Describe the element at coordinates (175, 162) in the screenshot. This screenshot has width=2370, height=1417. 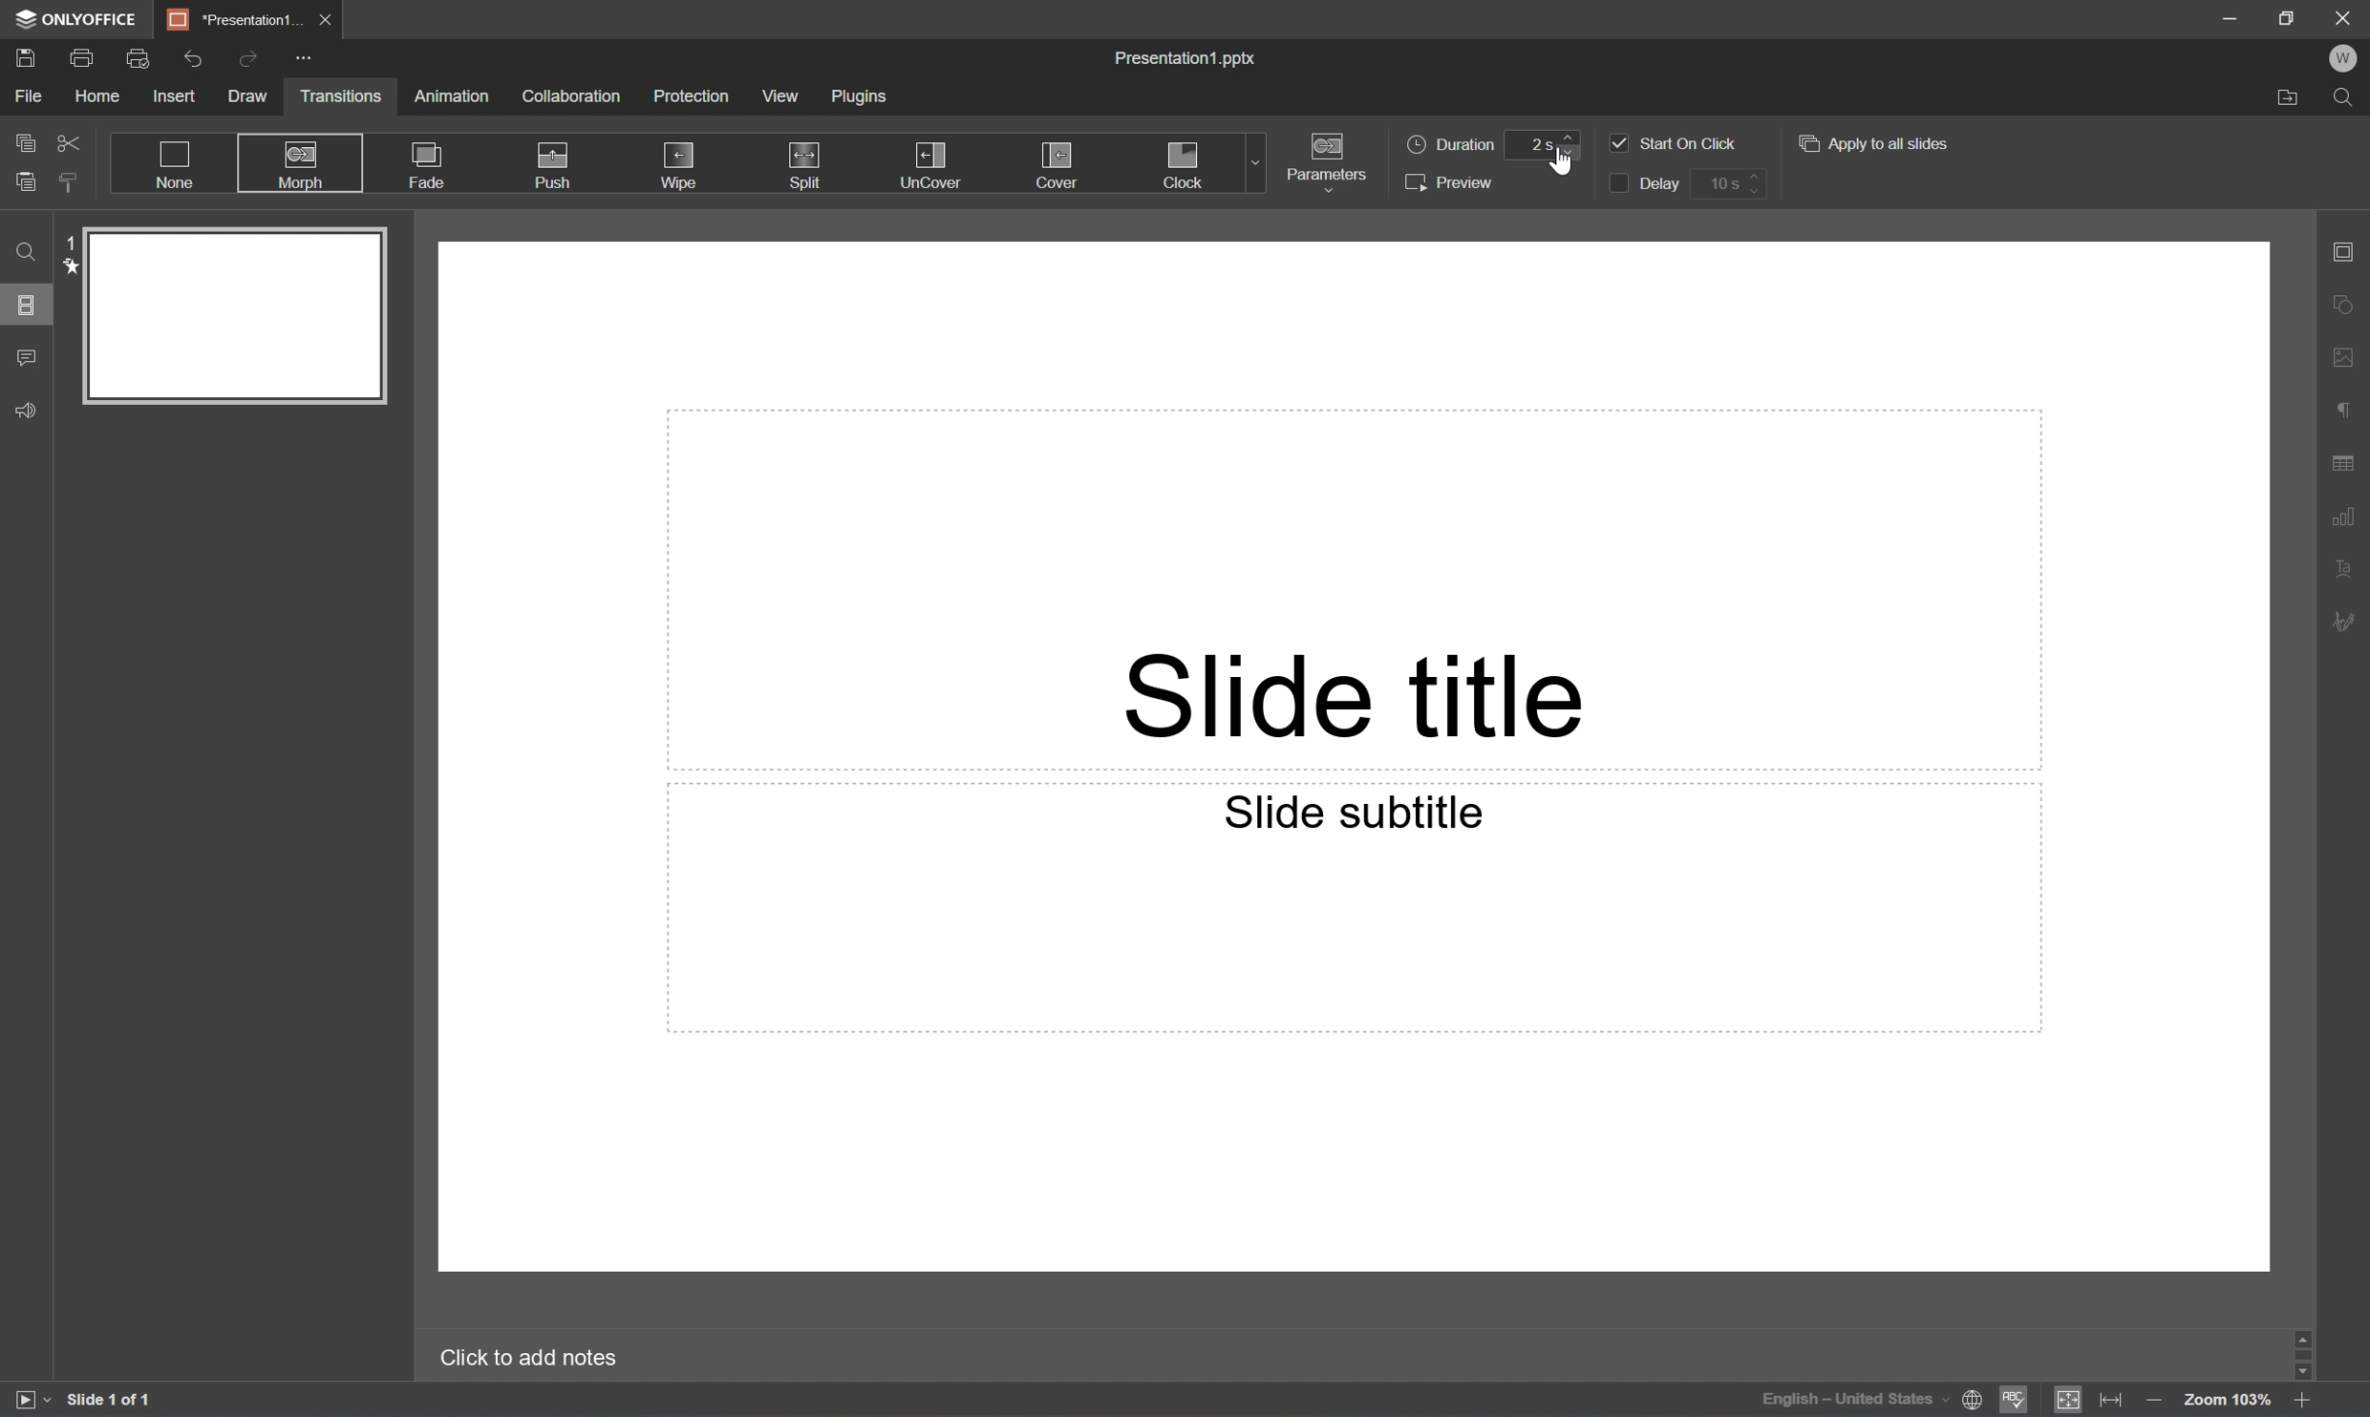
I see `None` at that location.